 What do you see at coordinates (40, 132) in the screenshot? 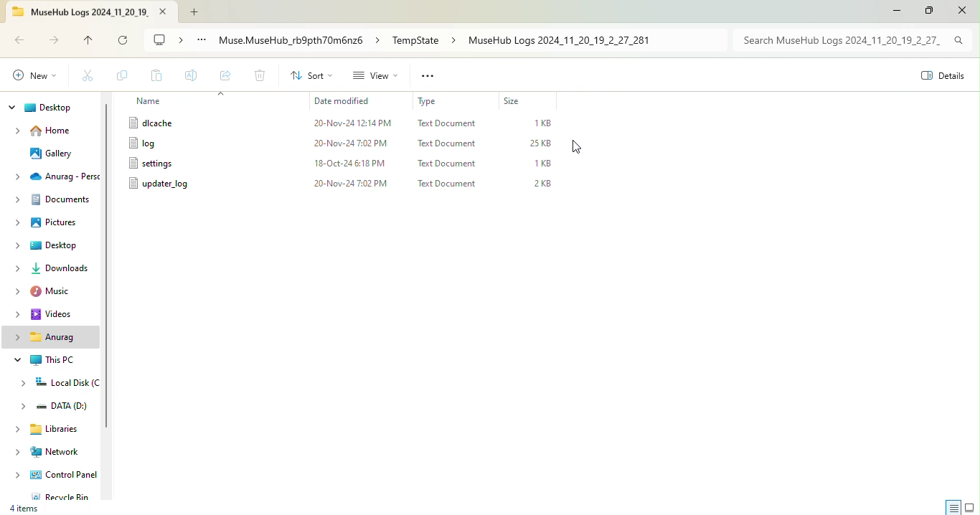
I see `Home` at bounding box center [40, 132].